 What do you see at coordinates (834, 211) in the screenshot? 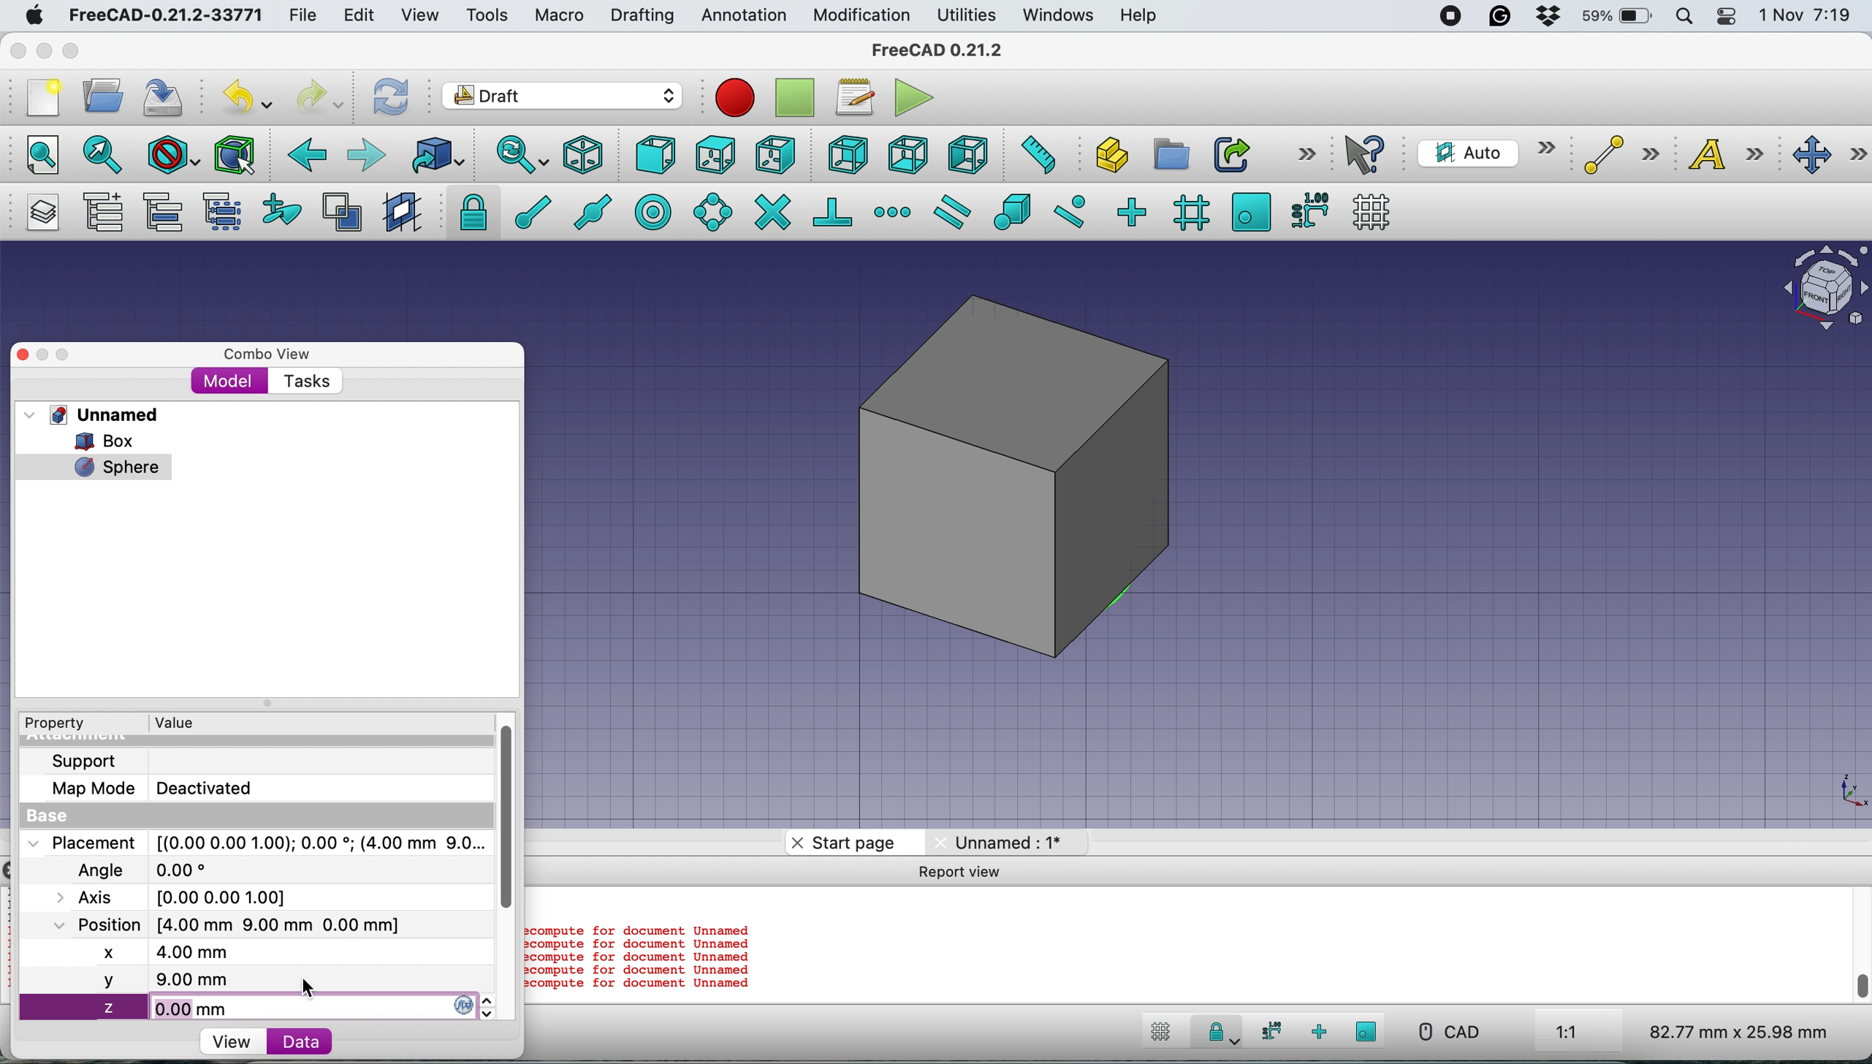
I see `snap perpendicular` at bounding box center [834, 211].